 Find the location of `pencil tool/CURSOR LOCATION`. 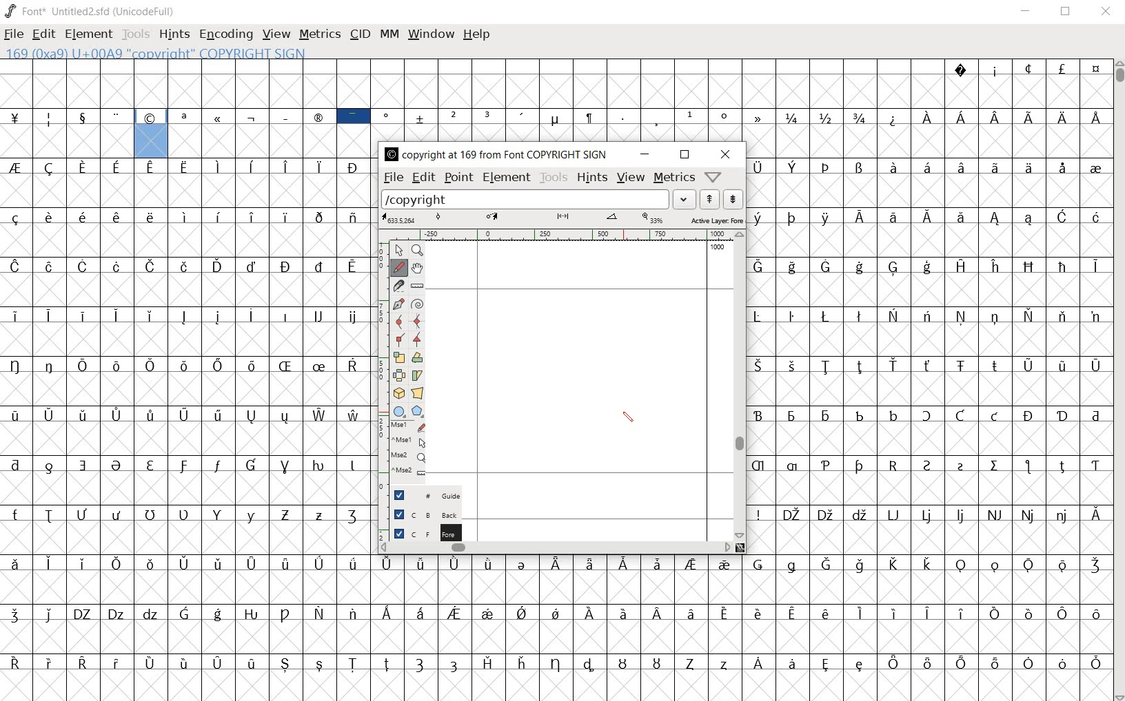

pencil tool/CURSOR LOCATION is located at coordinates (631, 421).